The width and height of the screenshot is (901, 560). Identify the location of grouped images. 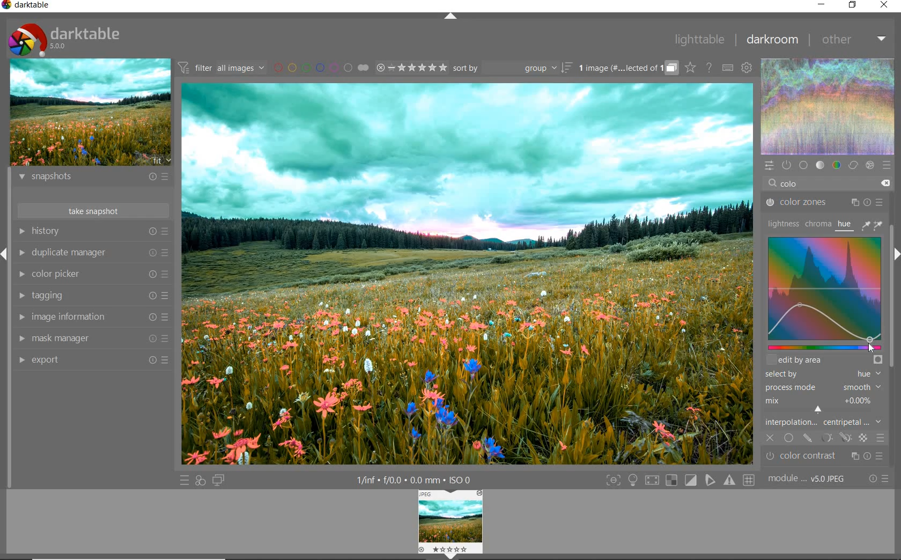
(627, 69).